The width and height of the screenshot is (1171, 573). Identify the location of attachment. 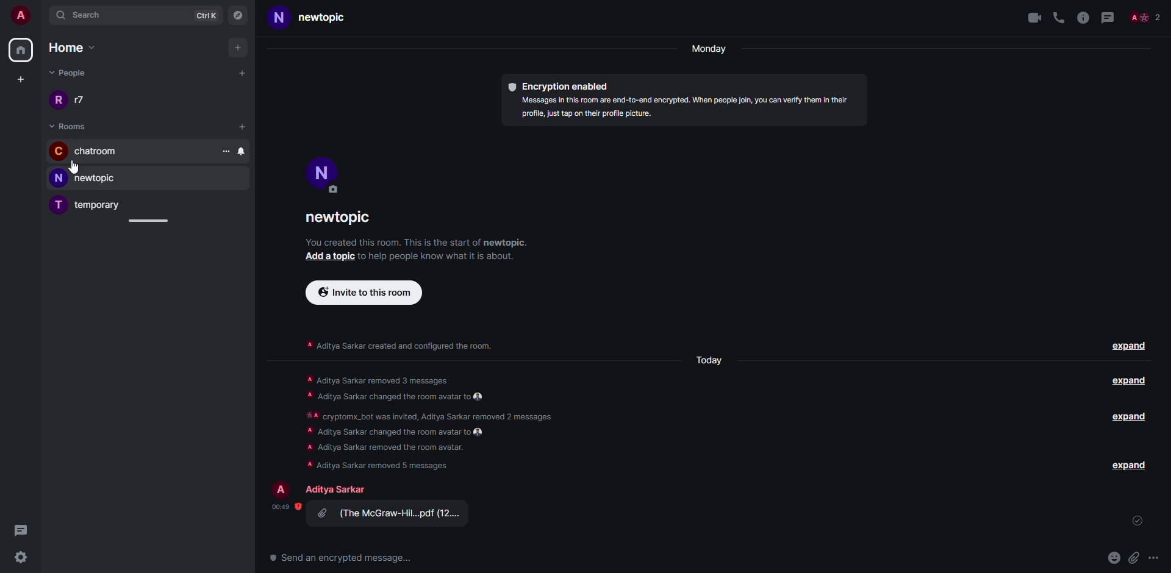
(394, 513).